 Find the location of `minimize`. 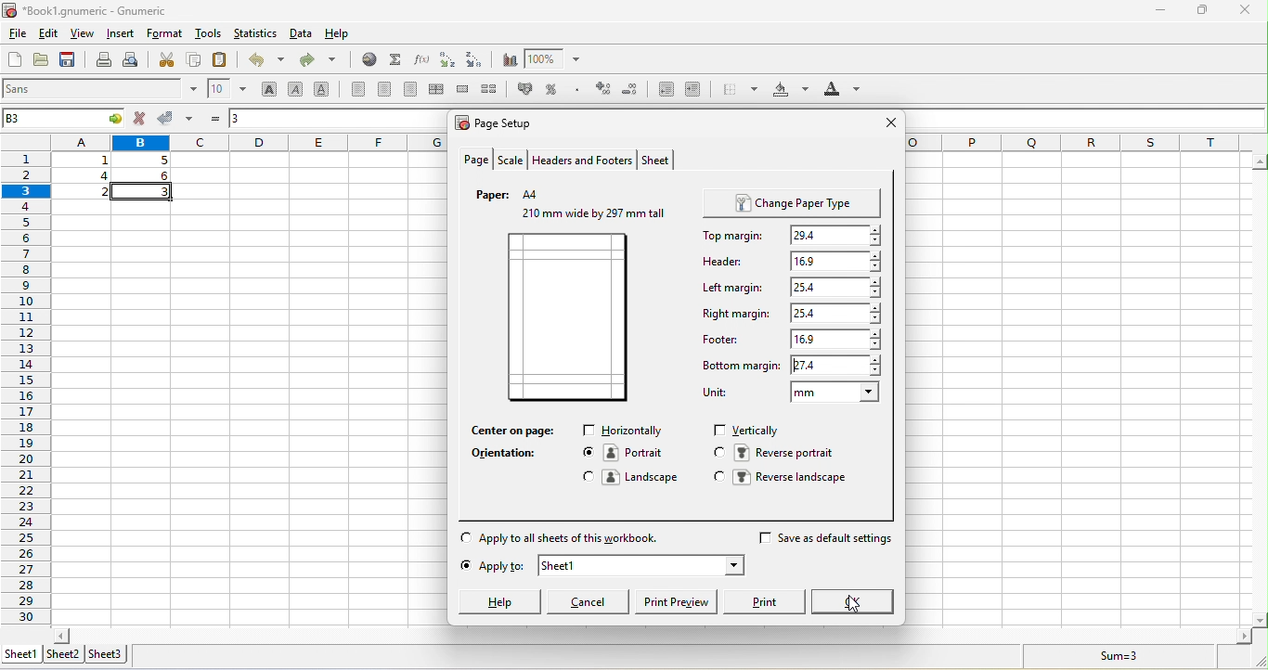

minimize is located at coordinates (1161, 11).